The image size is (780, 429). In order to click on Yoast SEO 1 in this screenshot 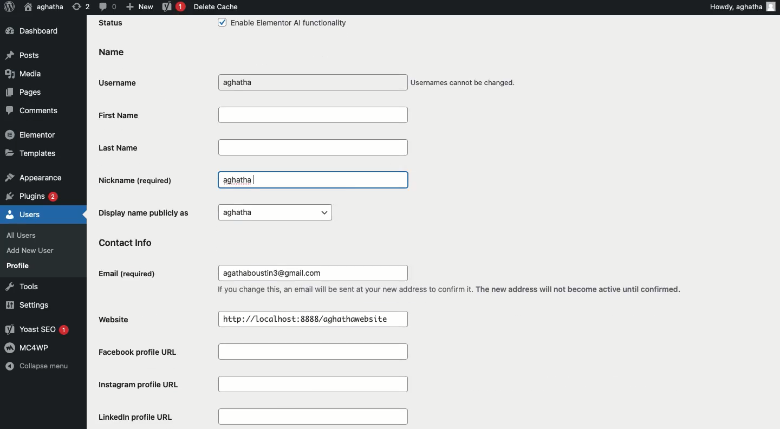, I will do `click(39, 330)`.